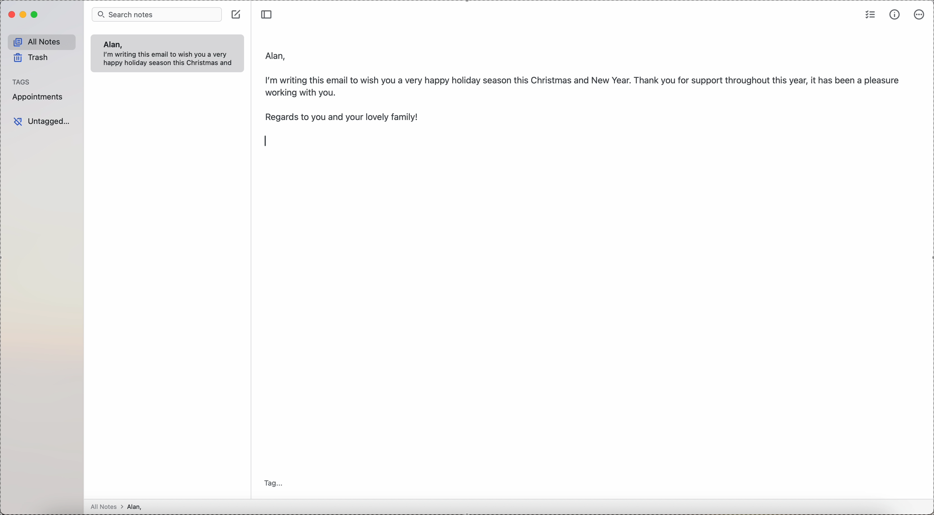 The width and height of the screenshot is (934, 515). Describe the element at coordinates (871, 14) in the screenshot. I see `check list` at that location.